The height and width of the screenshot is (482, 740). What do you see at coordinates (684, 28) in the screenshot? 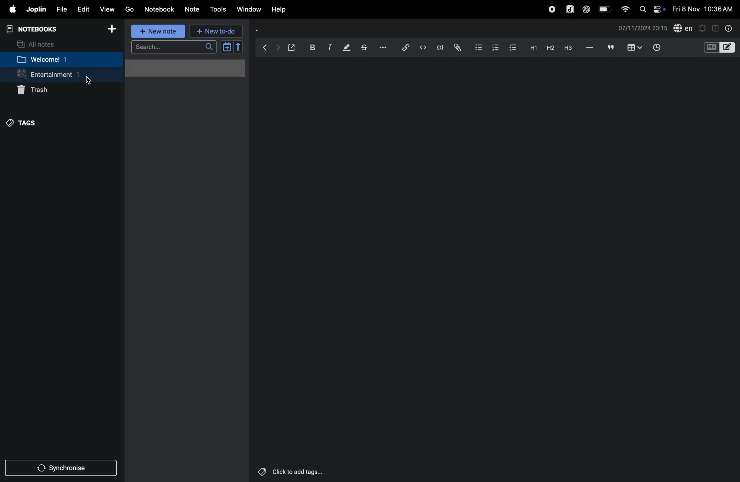
I see `spell check` at bounding box center [684, 28].